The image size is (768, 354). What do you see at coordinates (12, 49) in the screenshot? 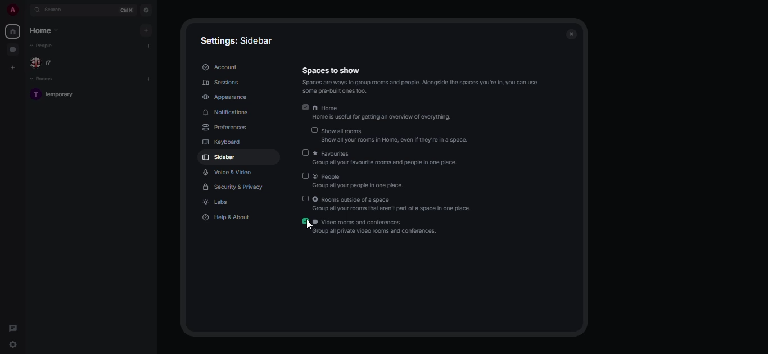
I see `video group` at bounding box center [12, 49].